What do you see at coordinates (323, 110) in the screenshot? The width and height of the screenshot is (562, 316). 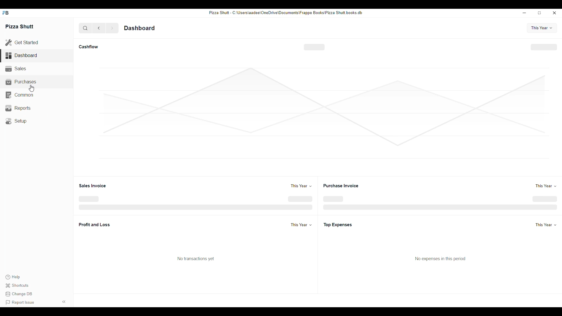 I see `graph` at bounding box center [323, 110].